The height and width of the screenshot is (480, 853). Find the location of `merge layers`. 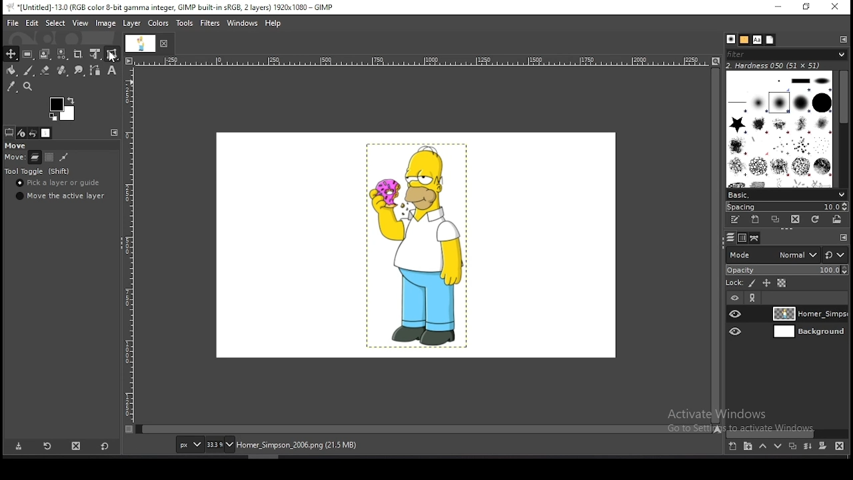

merge layers is located at coordinates (808, 448).